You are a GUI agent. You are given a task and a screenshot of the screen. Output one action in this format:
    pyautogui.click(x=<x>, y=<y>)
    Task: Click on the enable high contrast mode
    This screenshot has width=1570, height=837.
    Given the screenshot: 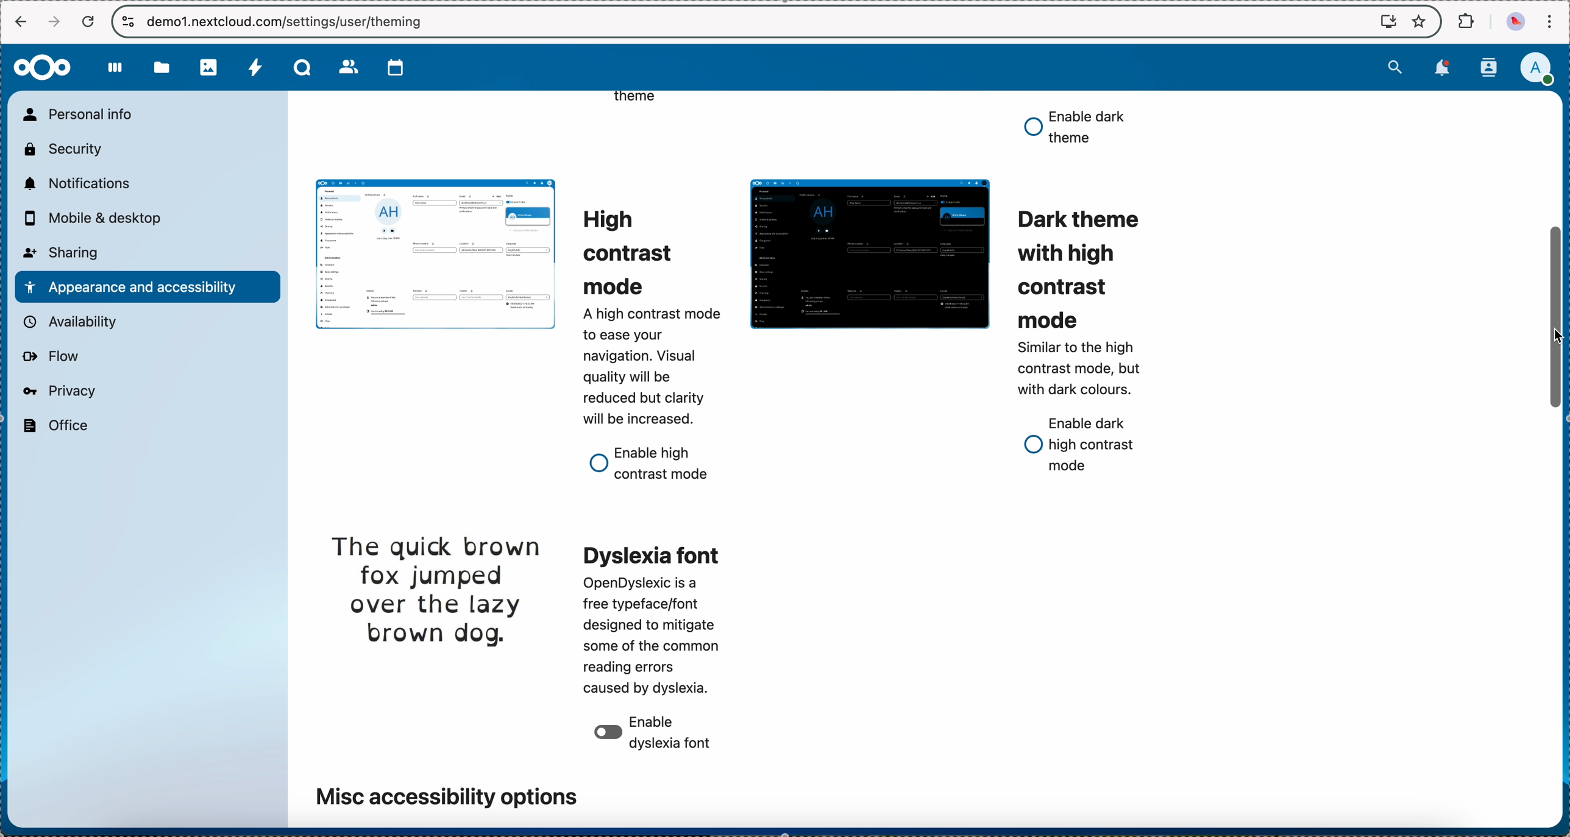 What is the action you would take?
    pyautogui.click(x=653, y=464)
    